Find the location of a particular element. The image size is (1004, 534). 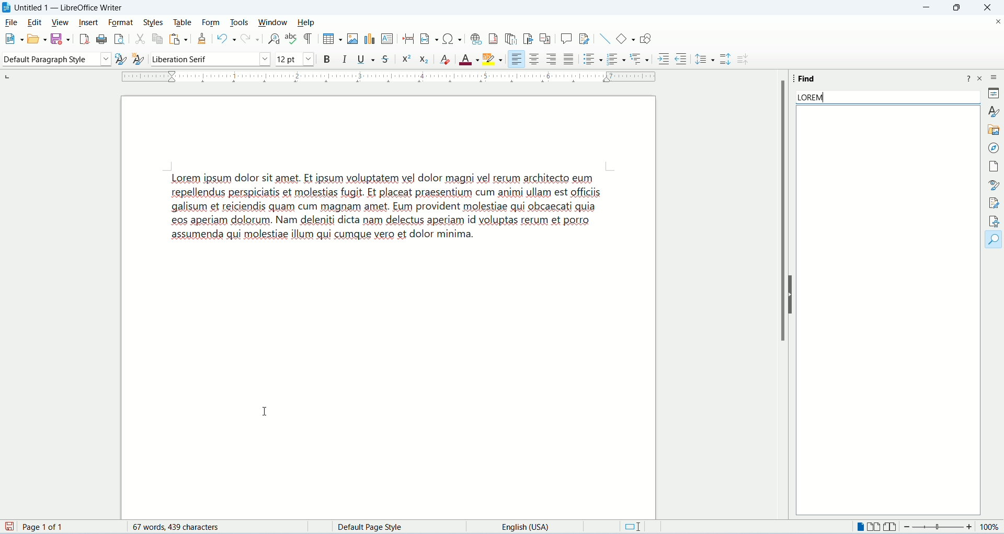

scroll bar is located at coordinates (782, 210).